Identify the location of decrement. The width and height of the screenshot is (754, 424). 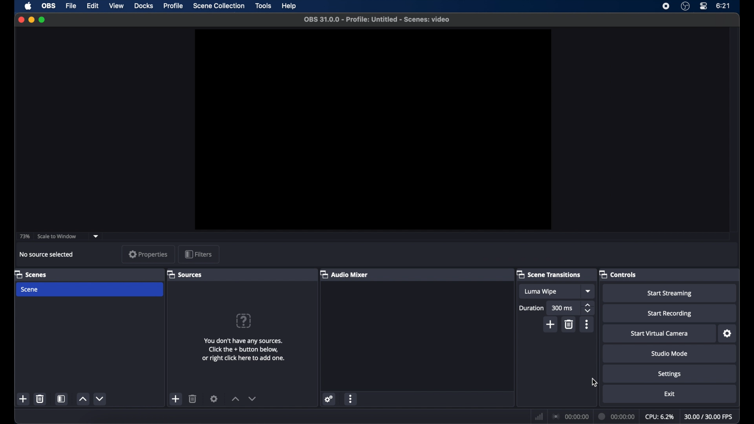
(101, 398).